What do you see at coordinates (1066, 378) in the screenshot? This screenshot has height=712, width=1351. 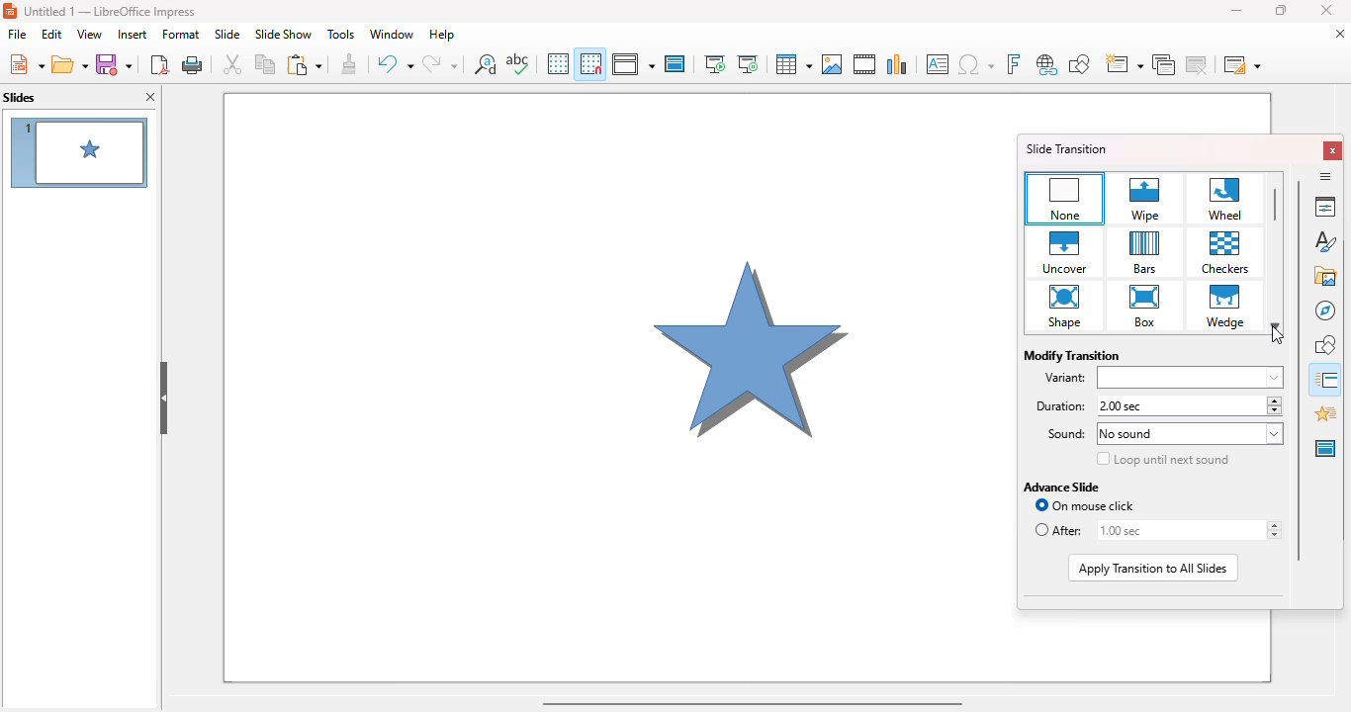 I see `variant` at bounding box center [1066, 378].